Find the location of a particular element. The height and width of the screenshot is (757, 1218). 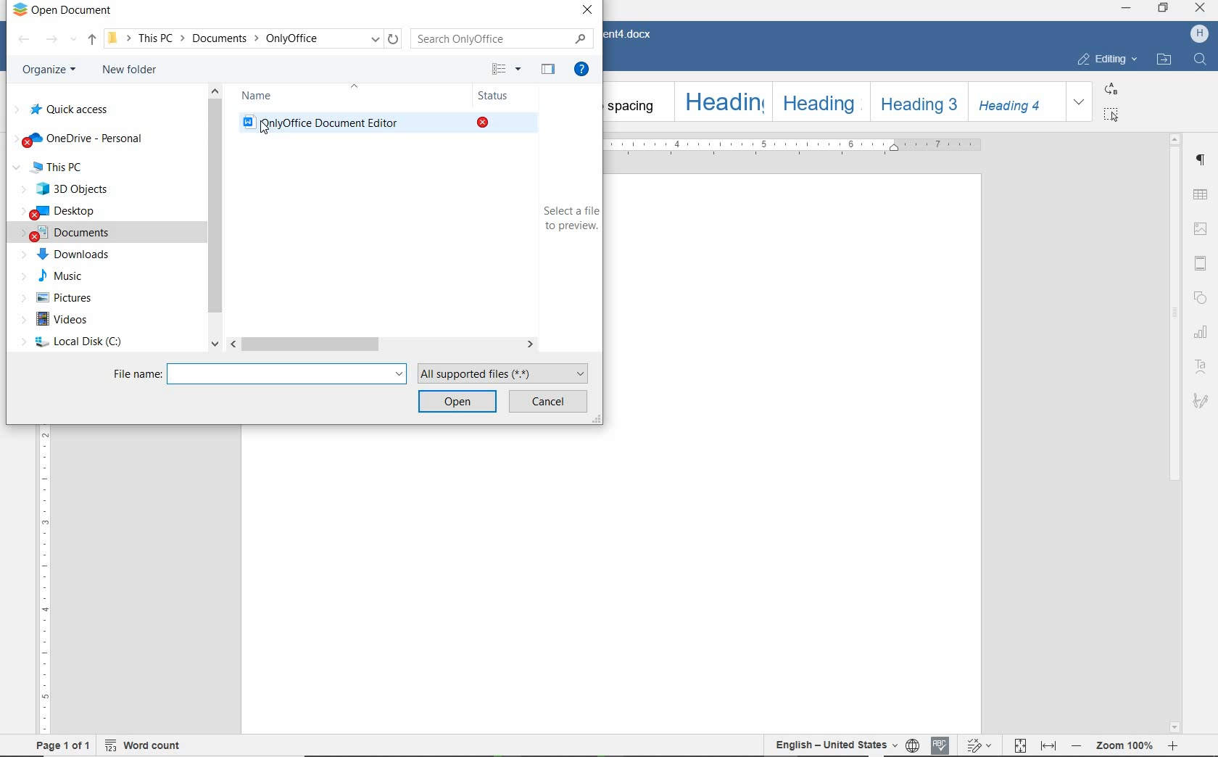

Paragraph settings is located at coordinates (1202, 160).